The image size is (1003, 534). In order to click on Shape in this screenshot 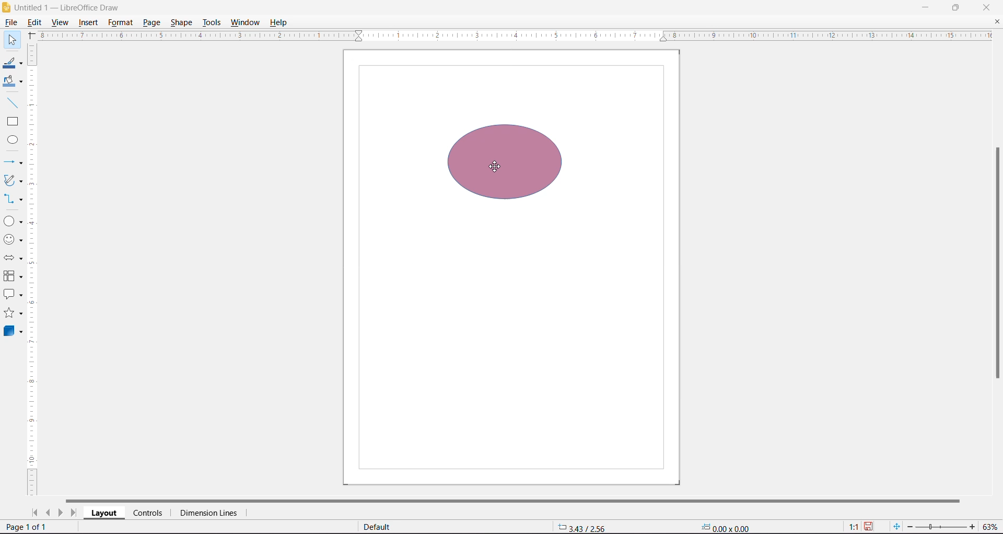, I will do `click(181, 23)`.